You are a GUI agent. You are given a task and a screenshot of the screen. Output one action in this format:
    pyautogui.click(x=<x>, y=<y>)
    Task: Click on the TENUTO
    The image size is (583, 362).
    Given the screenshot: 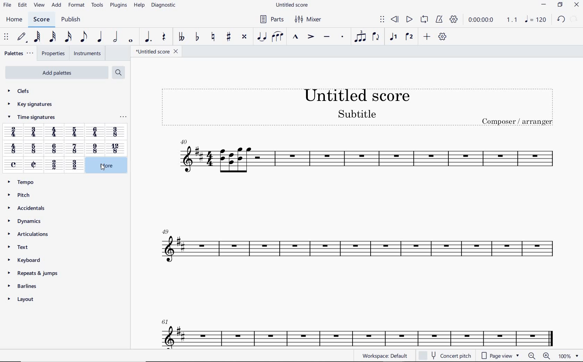 What is the action you would take?
    pyautogui.click(x=326, y=37)
    